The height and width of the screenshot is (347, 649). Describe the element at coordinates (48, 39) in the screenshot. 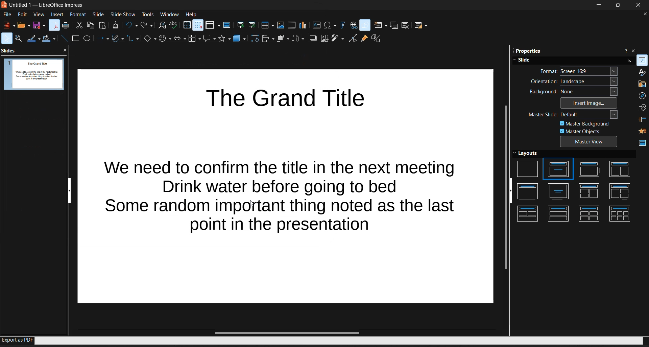

I see `fill color` at that location.